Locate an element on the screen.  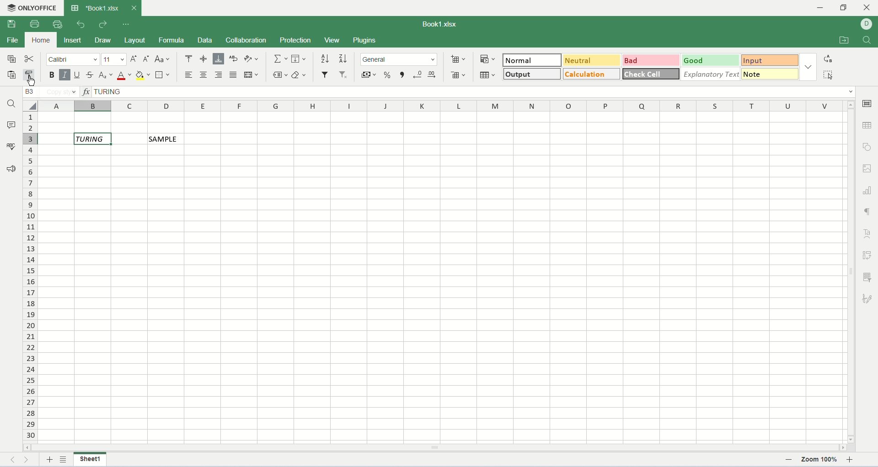
conditional formatting is located at coordinates (488, 59).